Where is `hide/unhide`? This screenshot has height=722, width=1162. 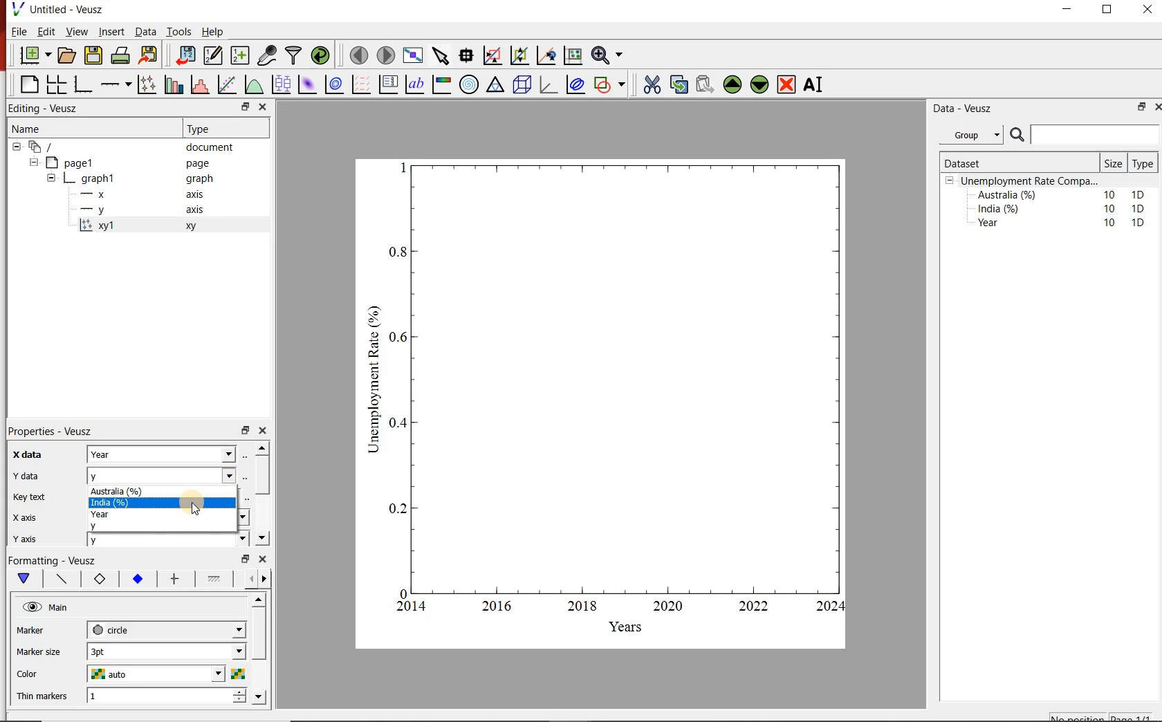
hide/unhide is located at coordinates (32, 607).